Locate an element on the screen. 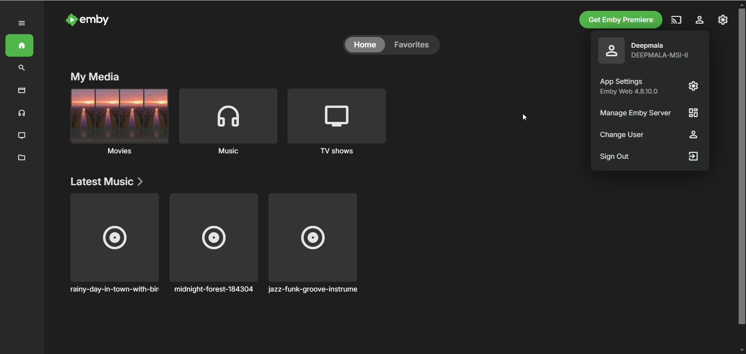 This screenshot has width=746, height=354. favorites is located at coordinates (414, 45).